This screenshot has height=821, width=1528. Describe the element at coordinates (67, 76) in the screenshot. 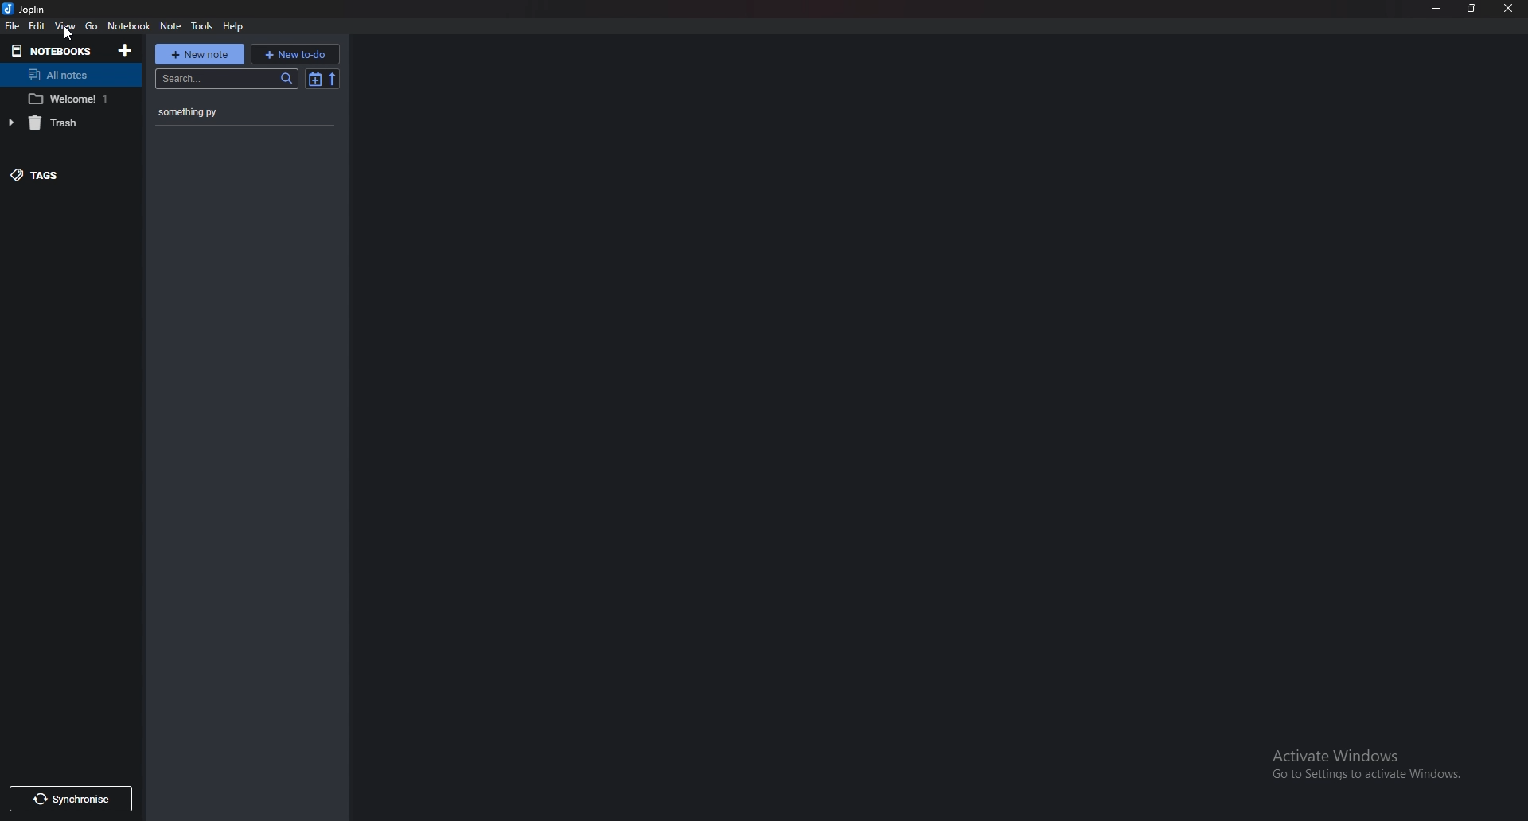

I see `All notes` at that location.